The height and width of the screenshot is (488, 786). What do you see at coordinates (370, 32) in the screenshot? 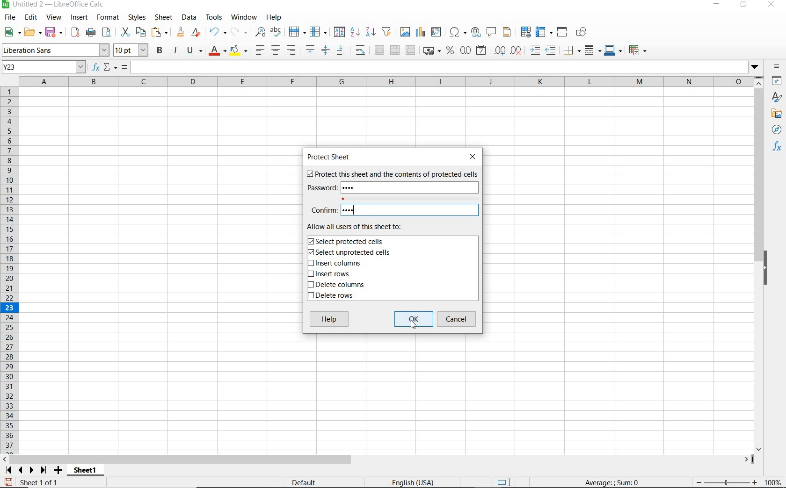
I see `SORT DESCENDING` at bounding box center [370, 32].